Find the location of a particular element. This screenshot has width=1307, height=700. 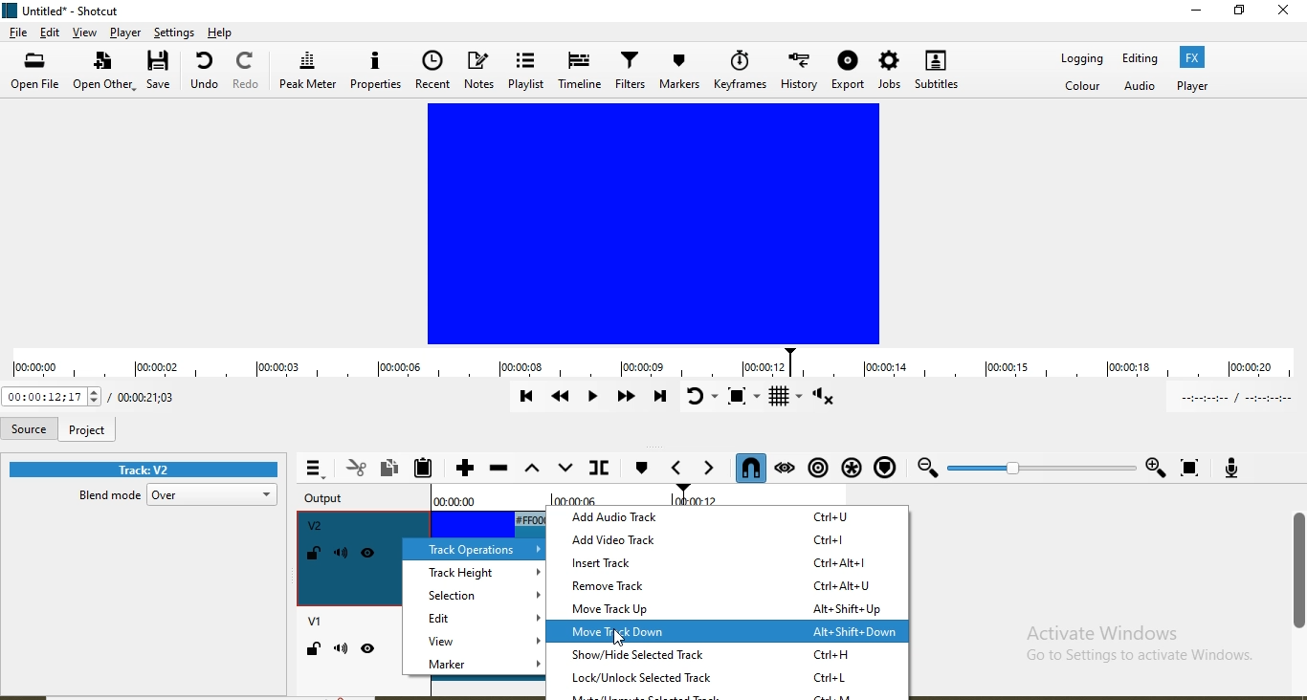

Cursor is located at coordinates (613, 638).